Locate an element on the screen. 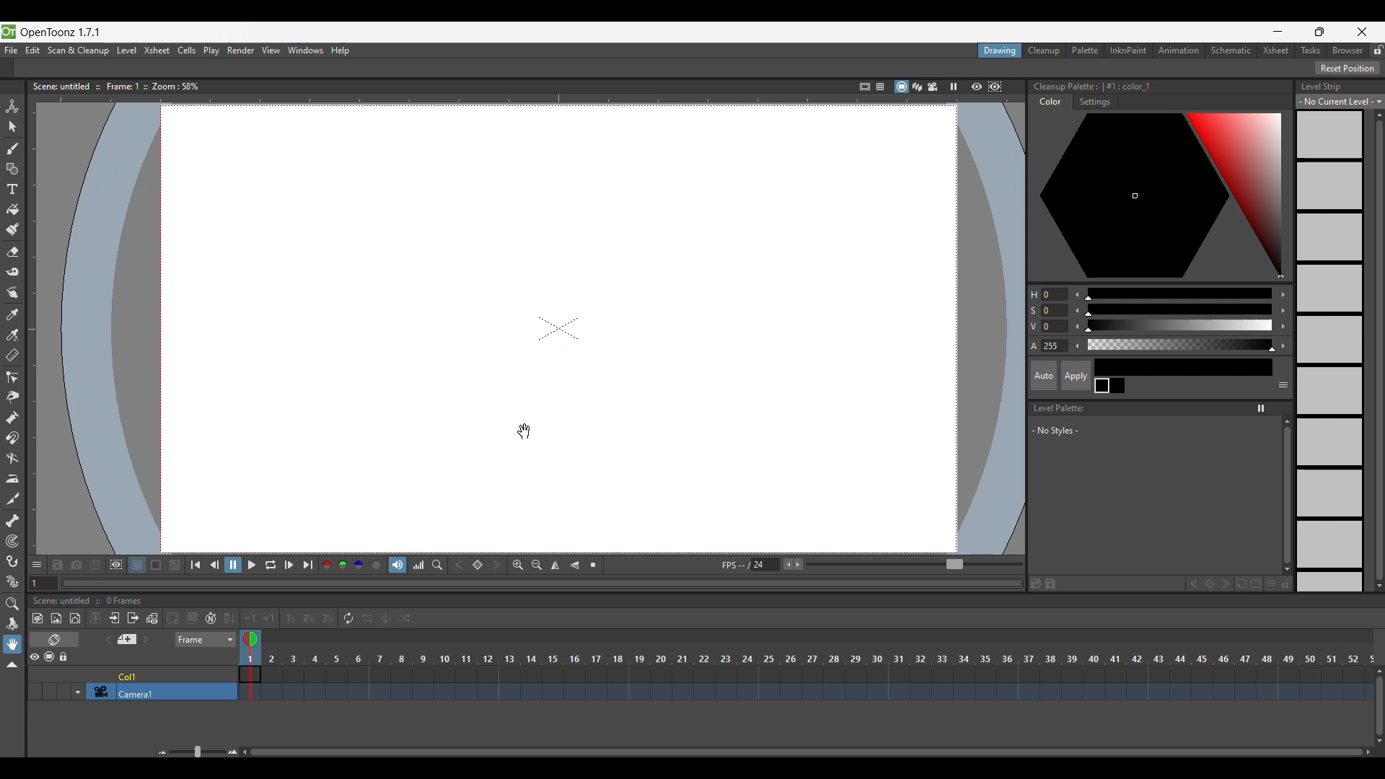 The image size is (1385, 779). File is located at coordinates (11, 50).